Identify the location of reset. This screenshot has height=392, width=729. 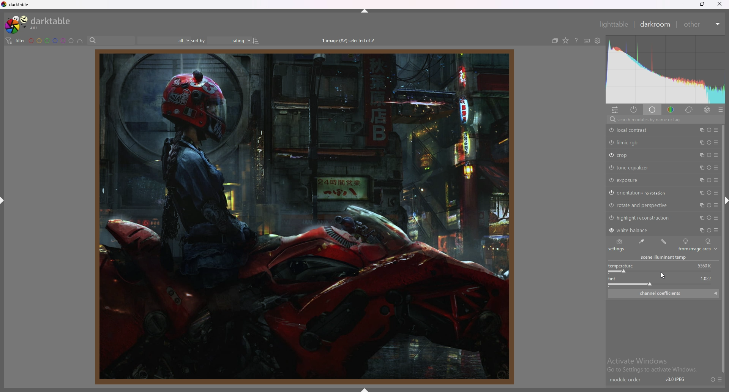
(709, 142).